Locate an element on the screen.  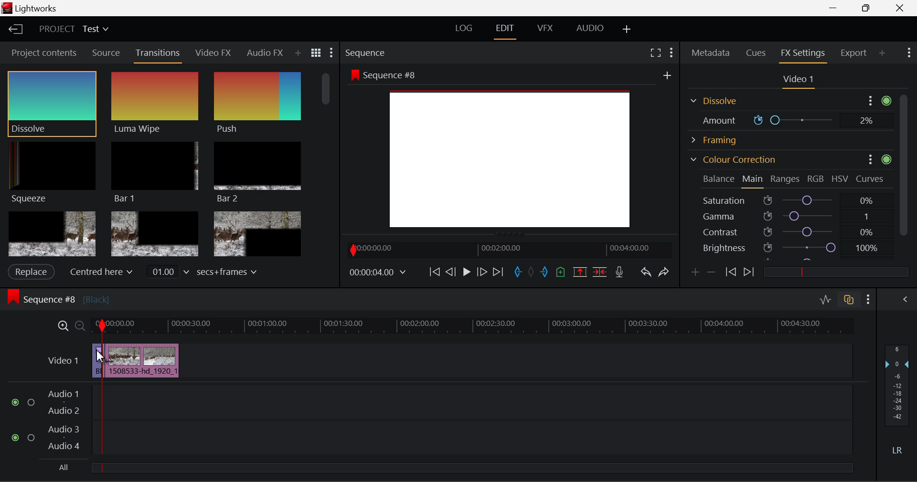
Bar 2 is located at coordinates (257, 172).